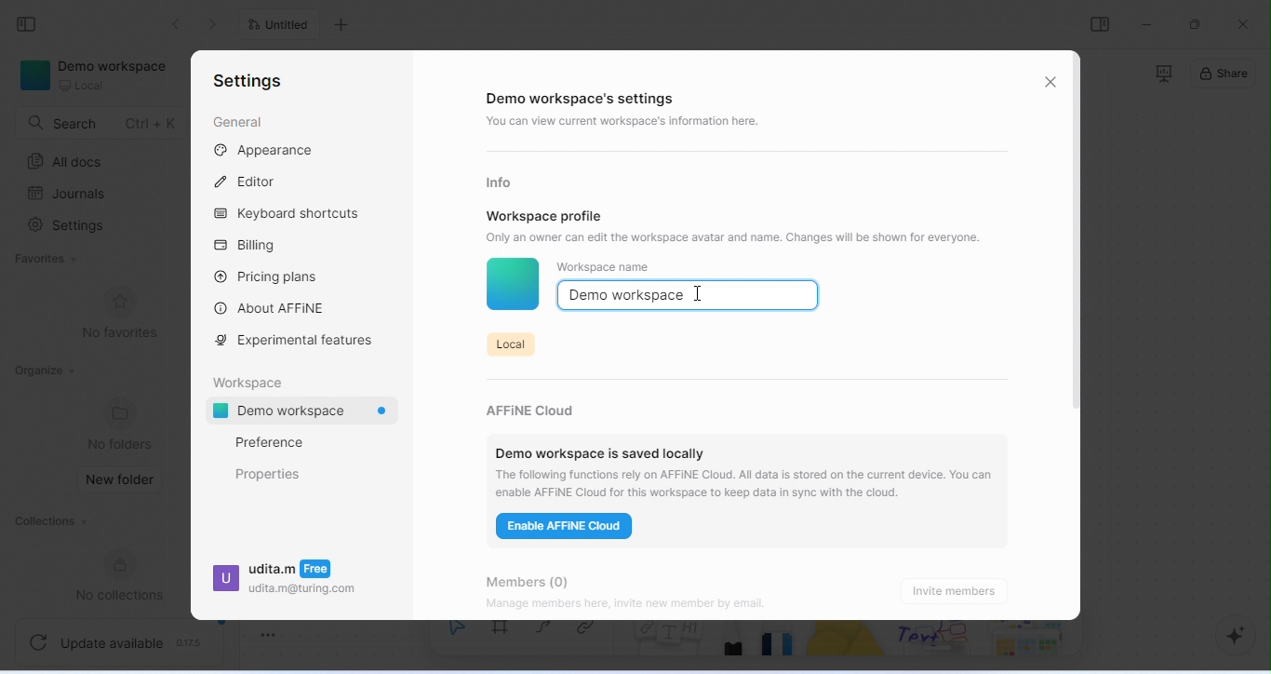  Describe the element at coordinates (1224, 75) in the screenshot. I see `share` at that location.